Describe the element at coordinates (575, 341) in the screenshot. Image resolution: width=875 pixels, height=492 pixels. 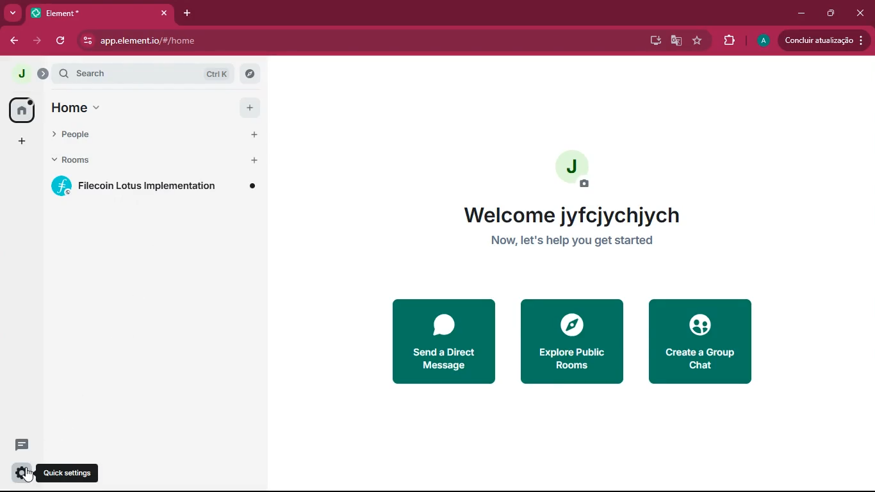
I see `explore` at that location.